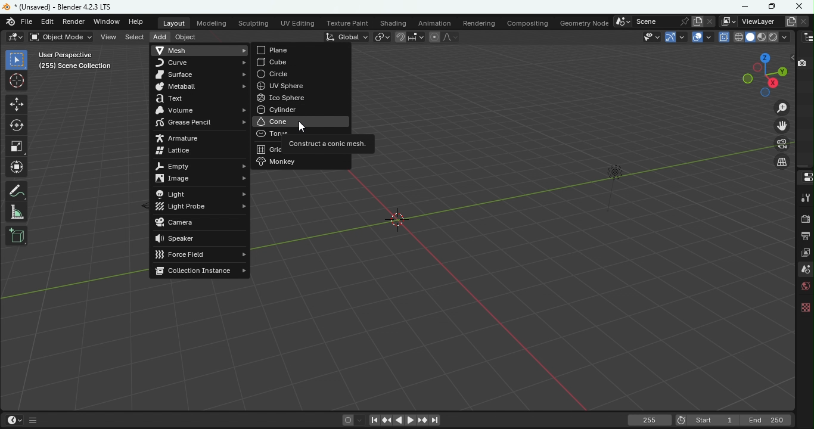 The width and height of the screenshot is (814, 429). What do you see at coordinates (670, 38) in the screenshot?
I see `Show Gizmo` at bounding box center [670, 38].